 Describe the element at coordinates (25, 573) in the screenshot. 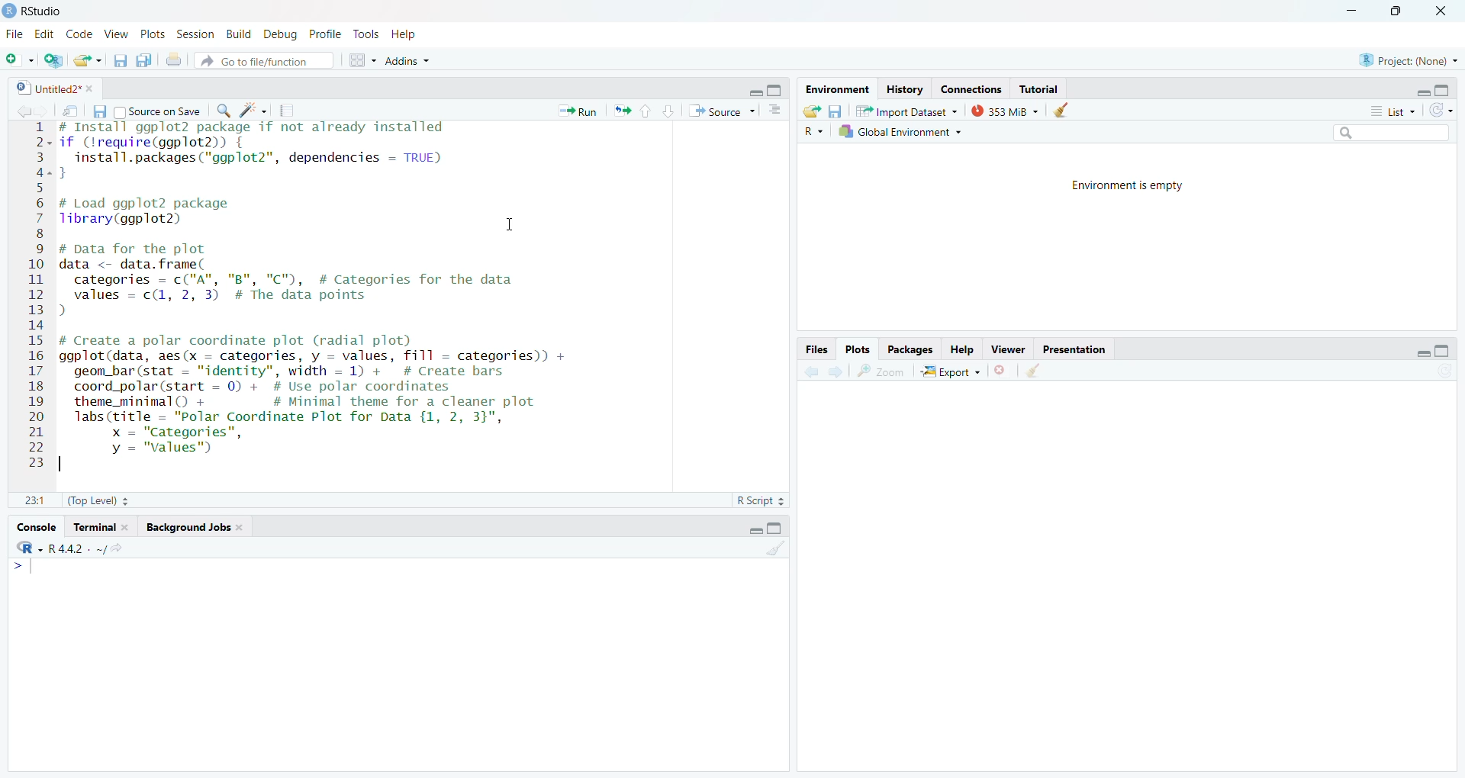

I see `typing cursor` at that location.